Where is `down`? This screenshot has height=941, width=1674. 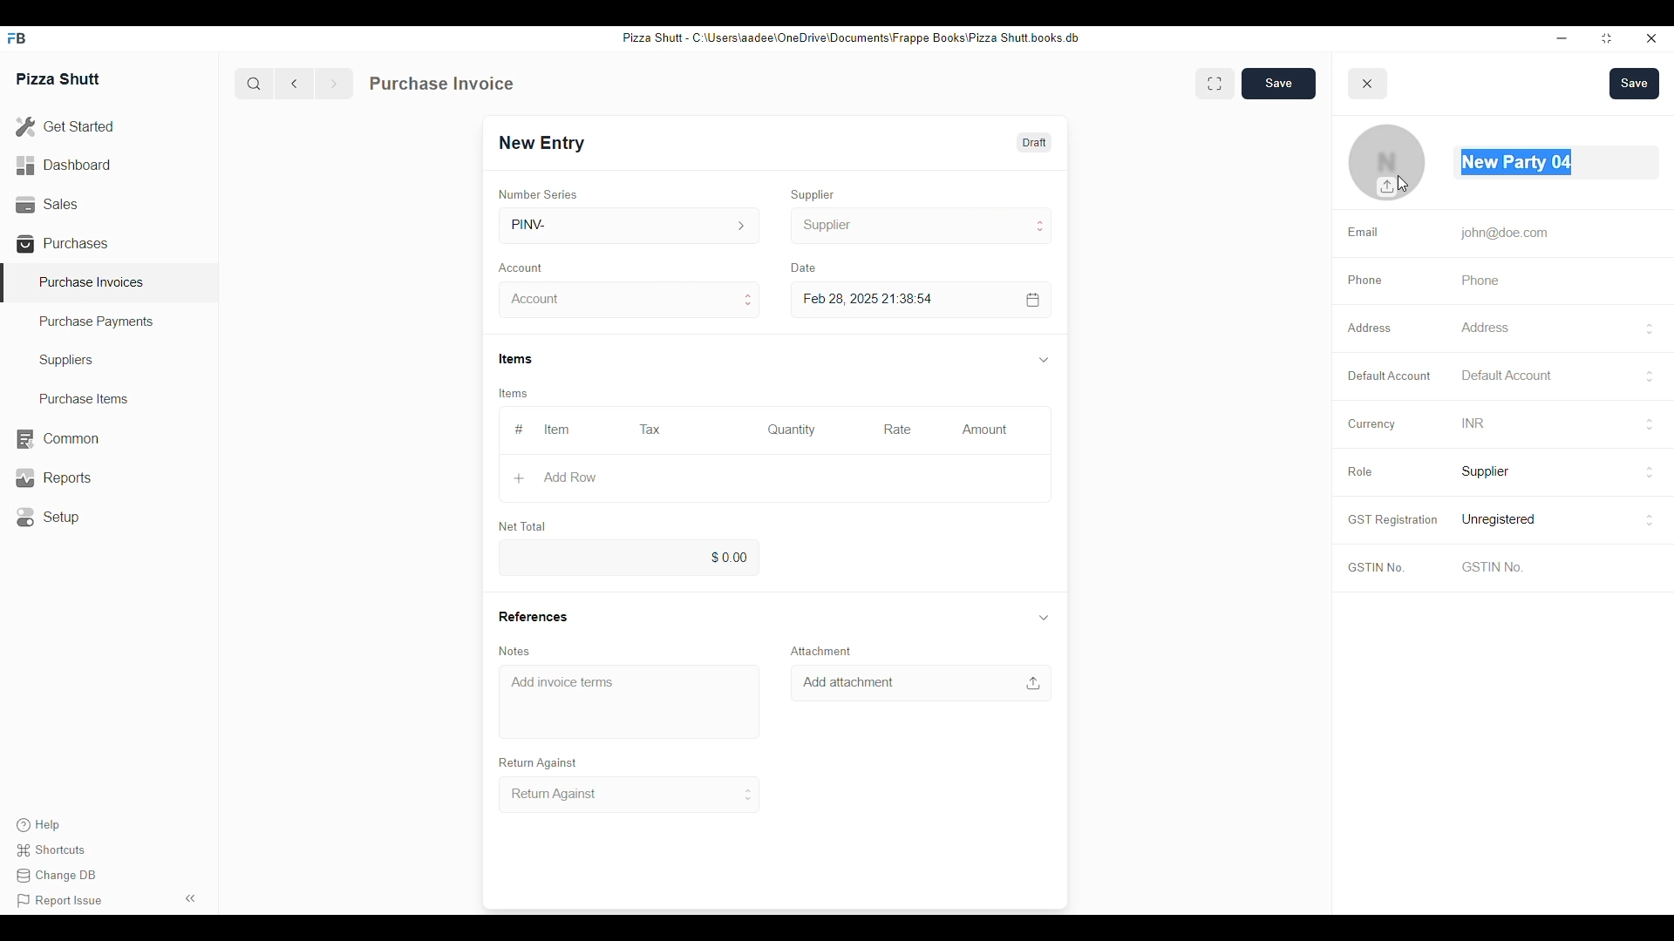
down is located at coordinates (1043, 360).